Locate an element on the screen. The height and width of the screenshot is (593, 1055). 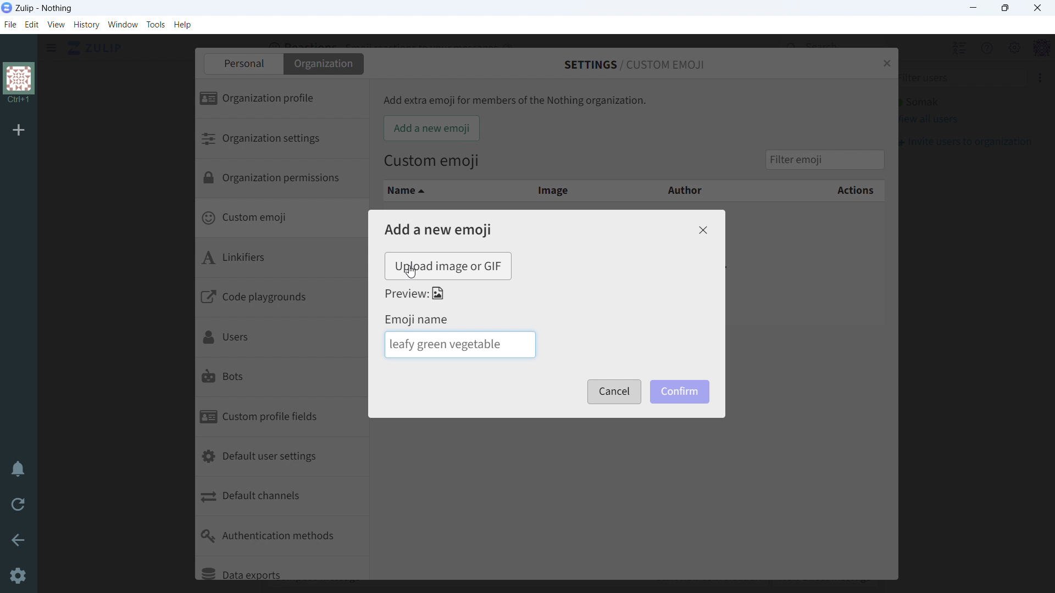
window is located at coordinates (123, 25).